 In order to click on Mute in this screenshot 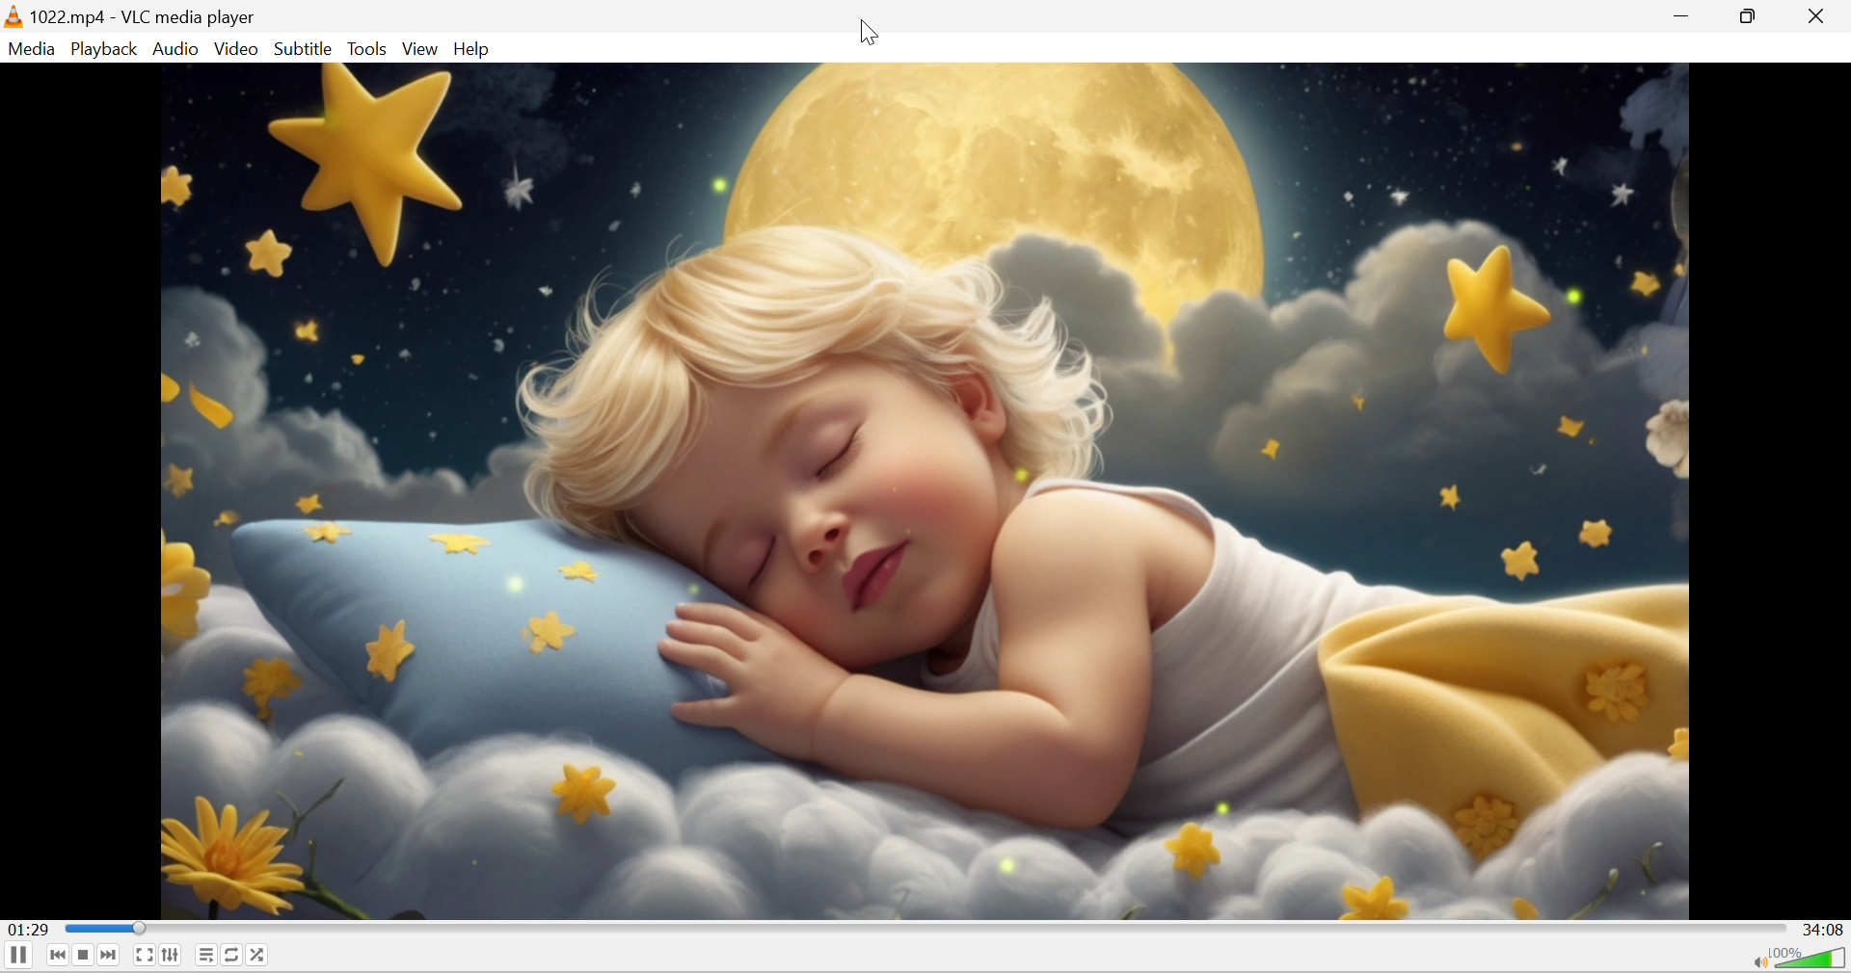, I will do `click(1757, 962)`.